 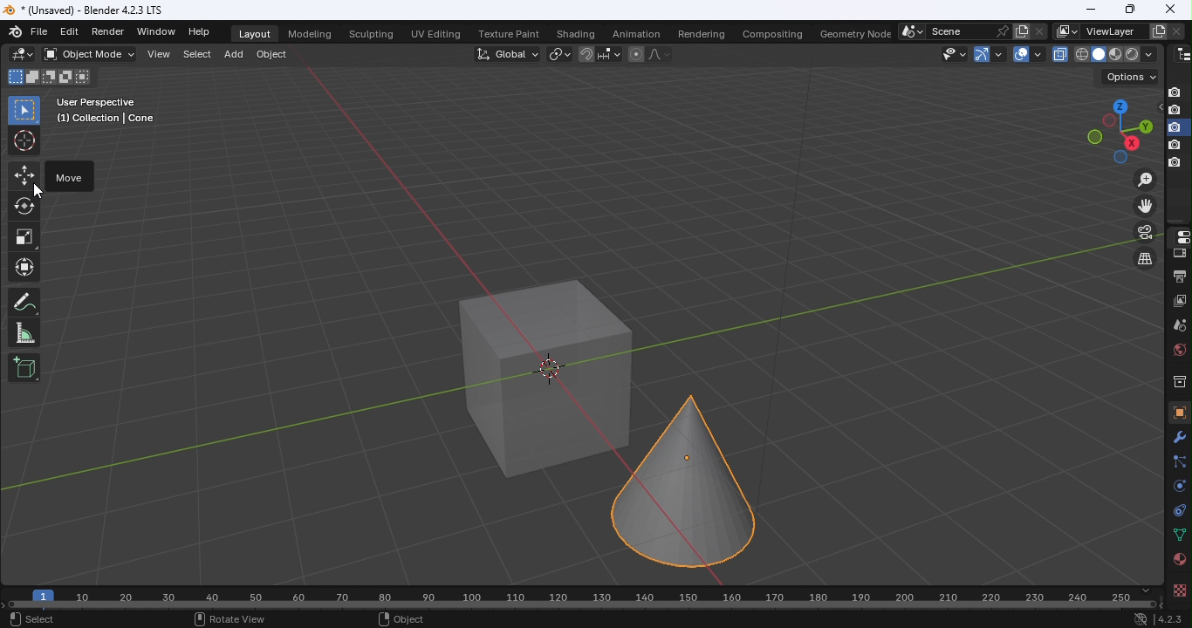 I want to click on Texture paint, so click(x=510, y=35).